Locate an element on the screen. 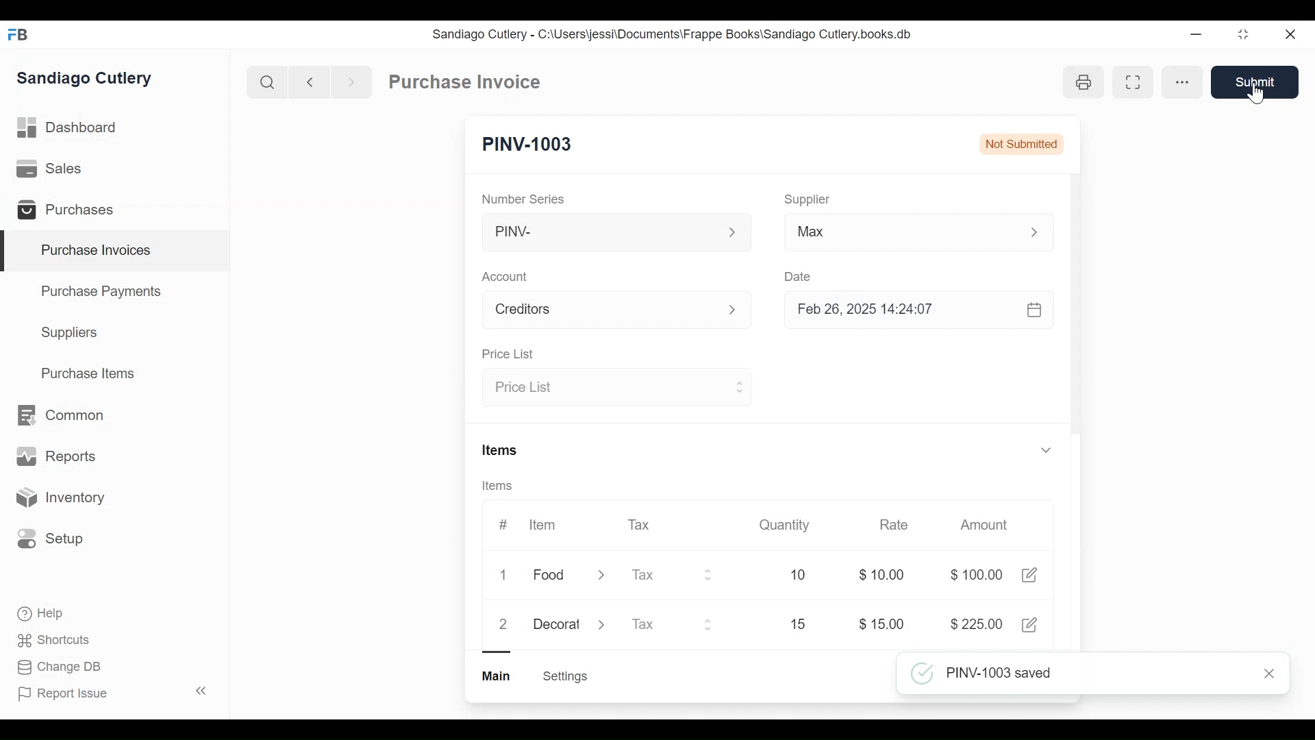  Expand is located at coordinates (740, 311).